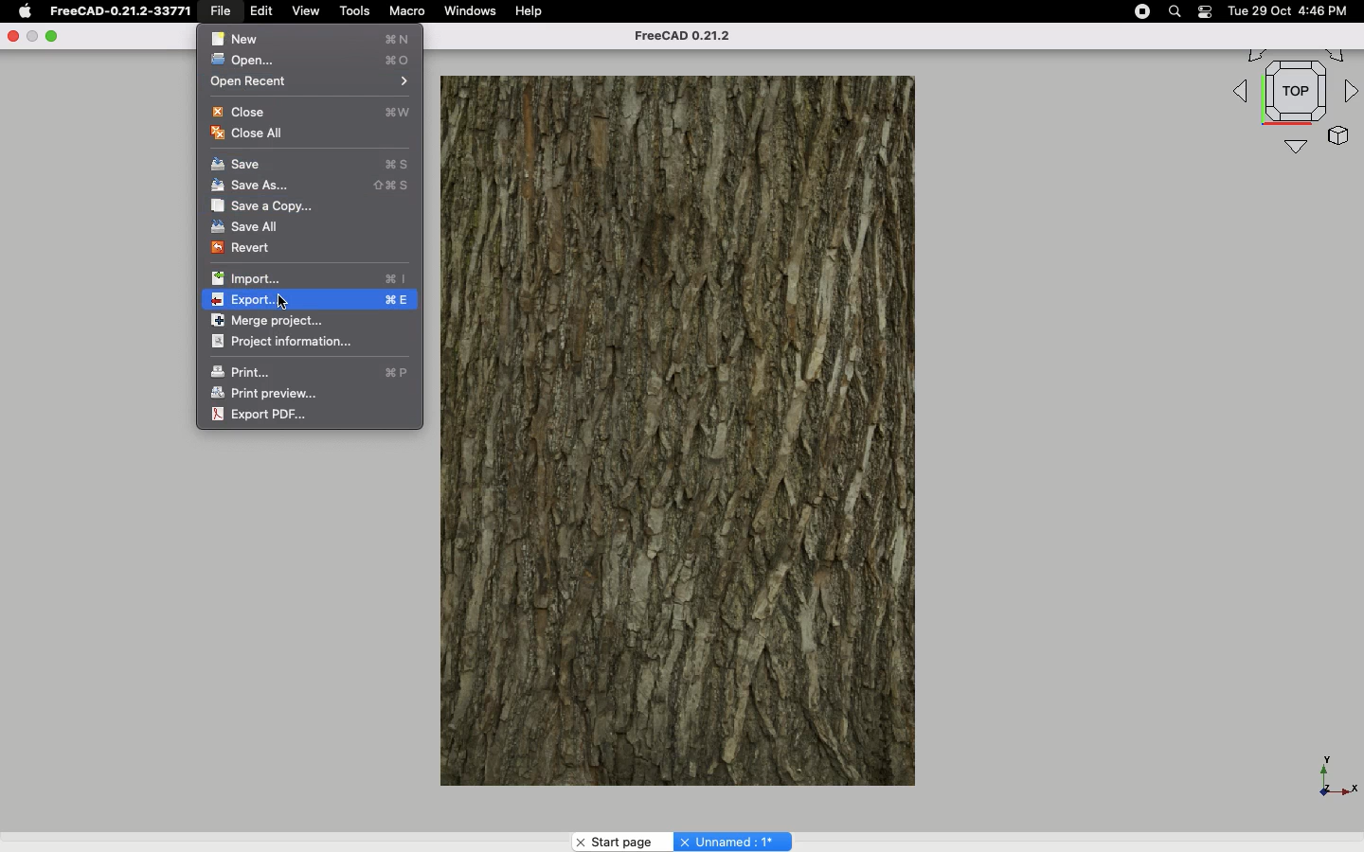 This screenshot has height=852, width=1364. What do you see at coordinates (283, 344) in the screenshot?
I see `Project information` at bounding box center [283, 344].